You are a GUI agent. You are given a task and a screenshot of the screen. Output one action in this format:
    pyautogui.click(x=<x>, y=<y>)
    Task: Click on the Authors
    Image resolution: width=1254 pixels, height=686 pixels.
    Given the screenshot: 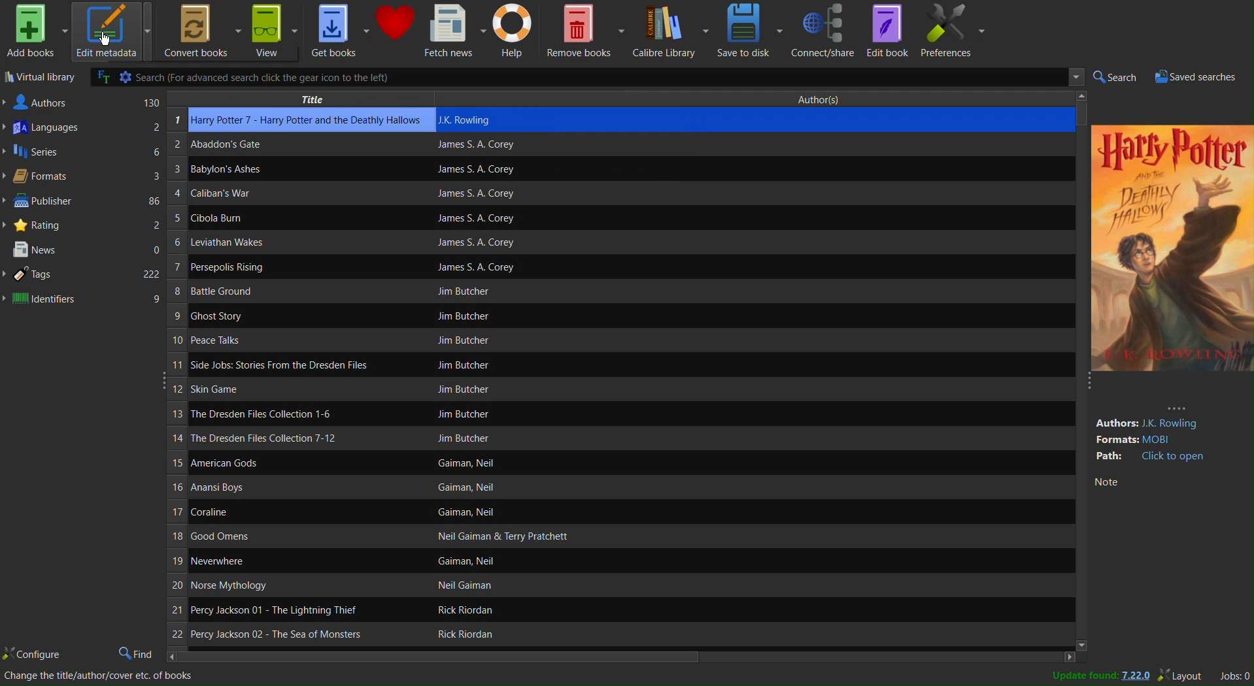 What is the action you would take?
    pyautogui.click(x=82, y=102)
    